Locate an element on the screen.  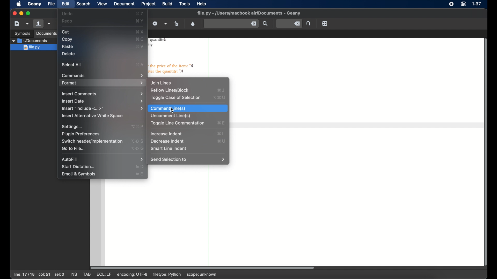
search is located at coordinates (83, 4).